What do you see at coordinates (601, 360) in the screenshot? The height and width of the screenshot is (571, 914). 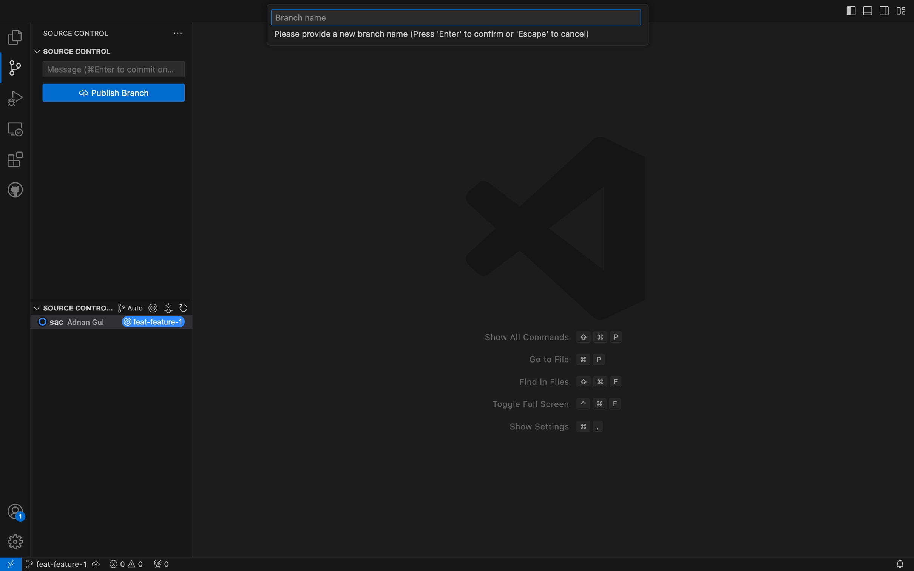 I see `P` at bounding box center [601, 360].